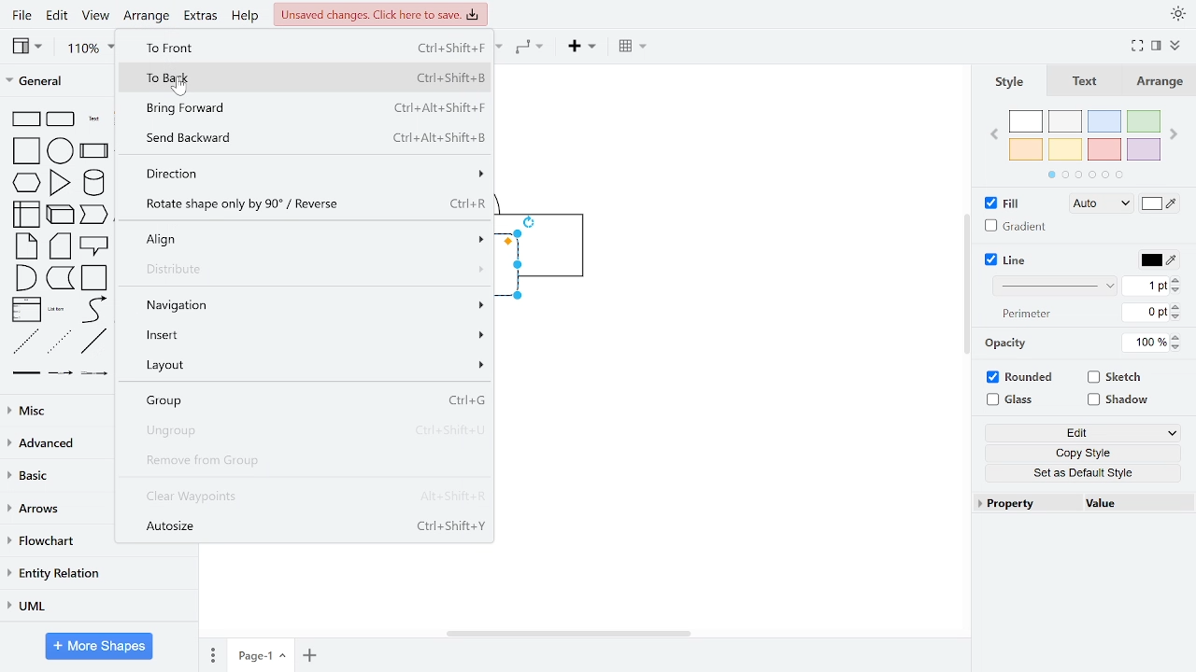 The image size is (1196, 672). I want to click on to front, so click(308, 47).